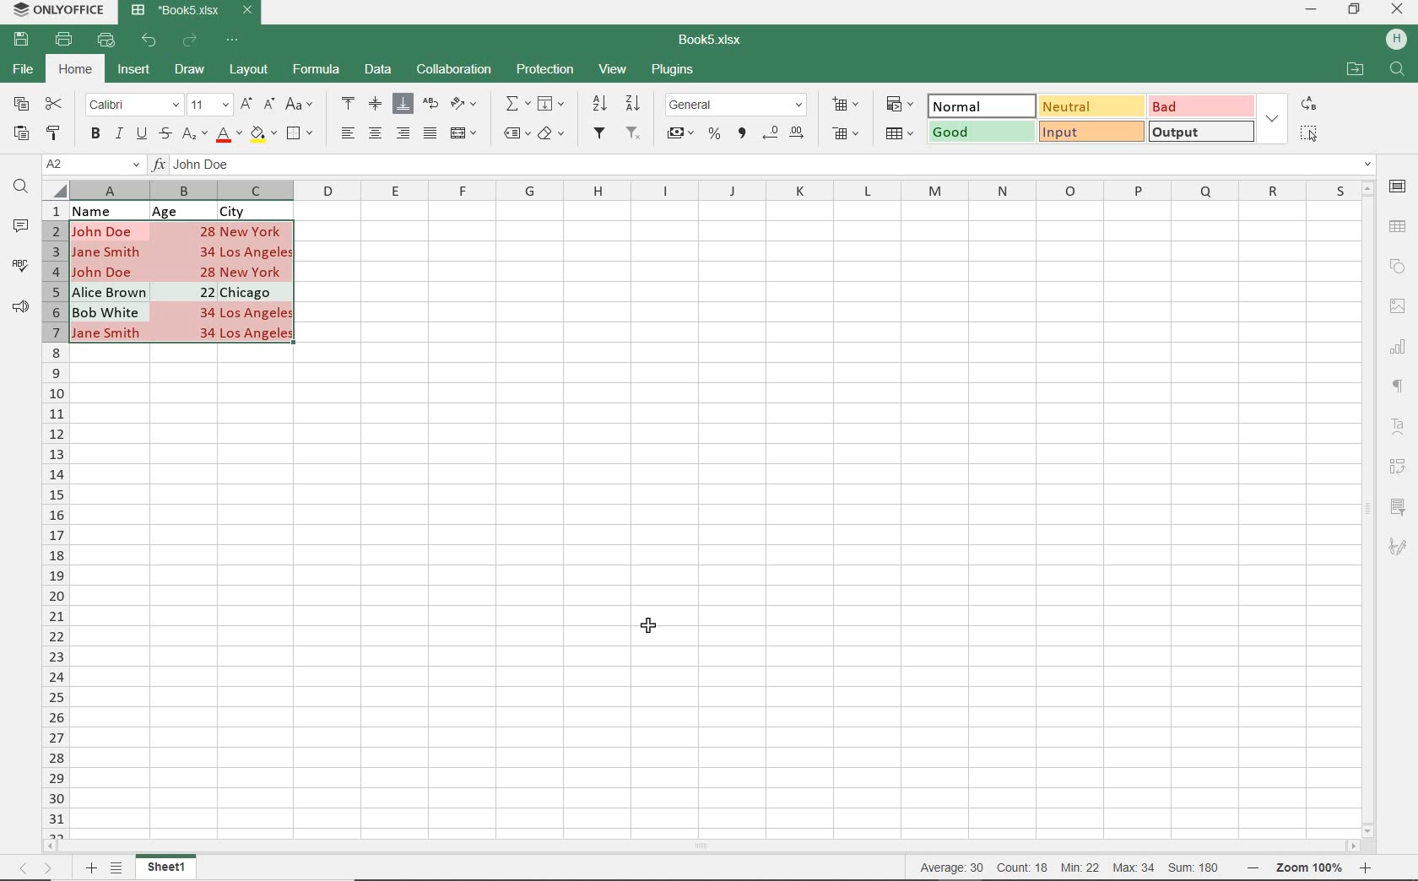  I want to click on CONDITIONAL FORMATING, so click(900, 104).